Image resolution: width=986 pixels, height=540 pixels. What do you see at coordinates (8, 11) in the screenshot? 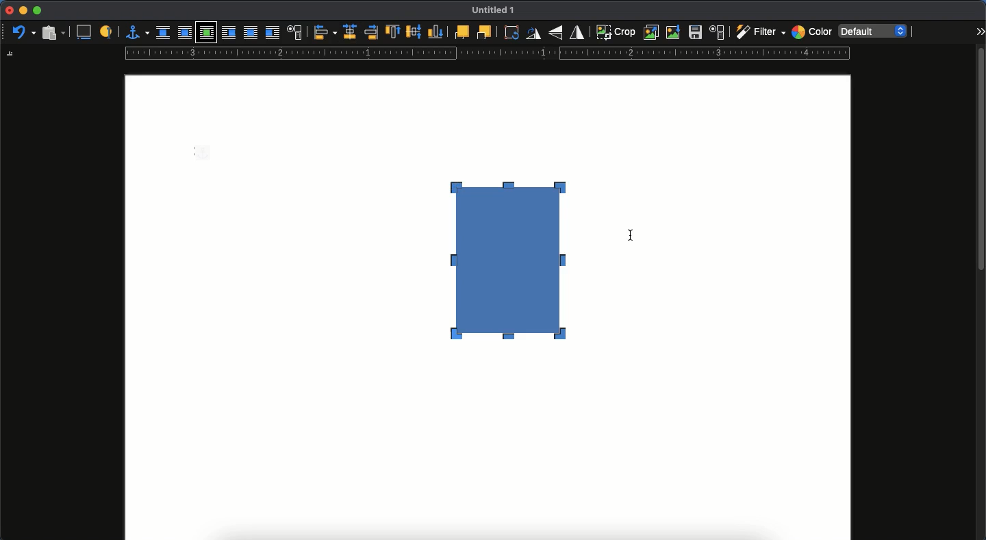
I see `close` at bounding box center [8, 11].